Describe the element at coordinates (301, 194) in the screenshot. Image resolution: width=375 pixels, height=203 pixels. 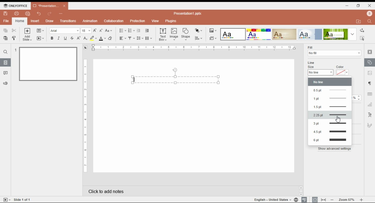
I see `scroll down` at that location.